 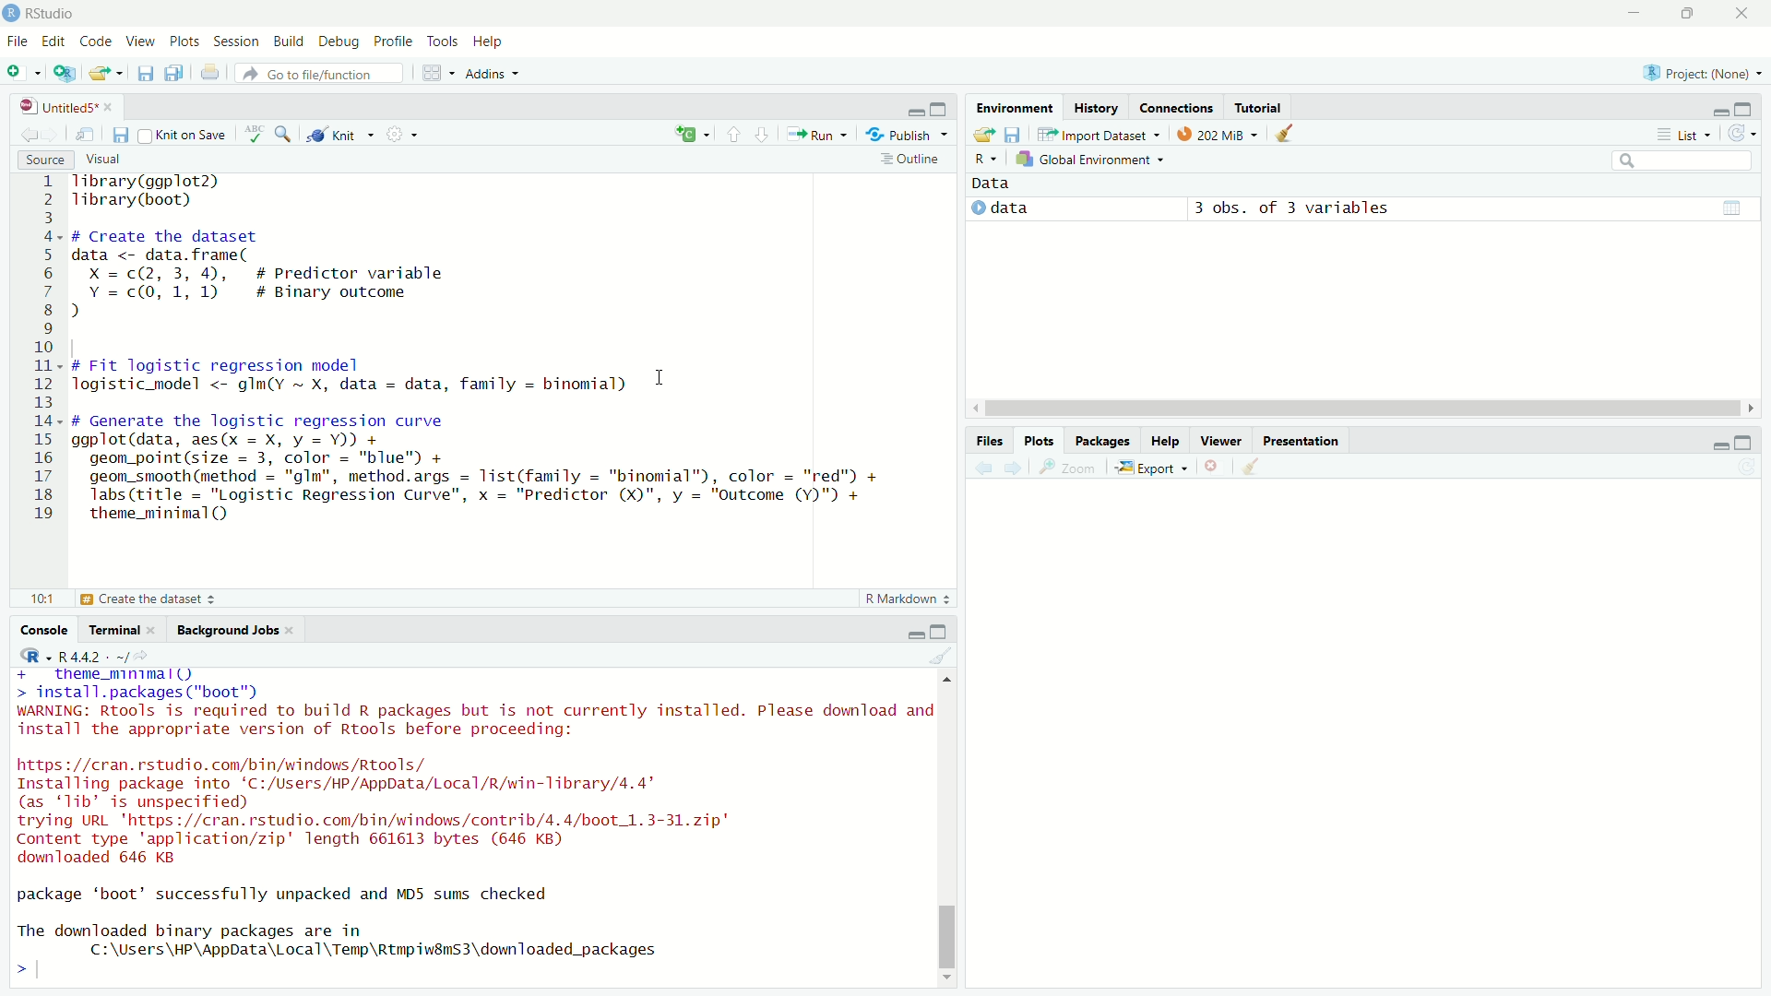 I want to click on Open an existing file, so click(x=98, y=74).